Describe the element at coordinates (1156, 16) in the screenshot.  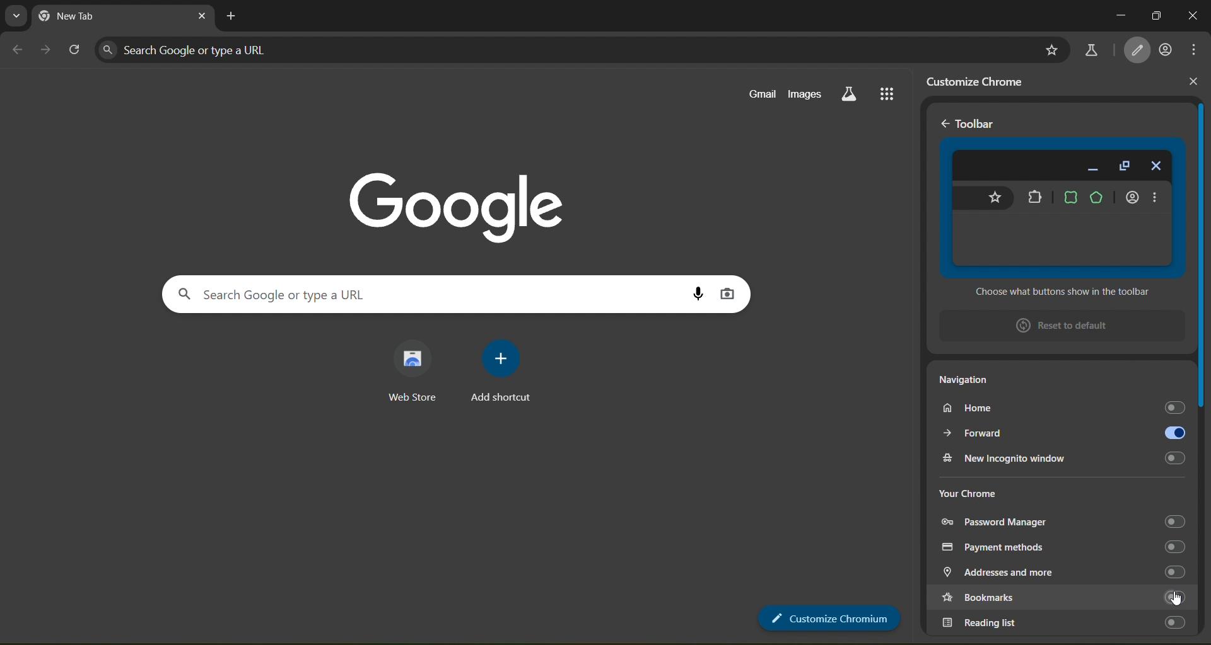
I see `maximize` at that location.